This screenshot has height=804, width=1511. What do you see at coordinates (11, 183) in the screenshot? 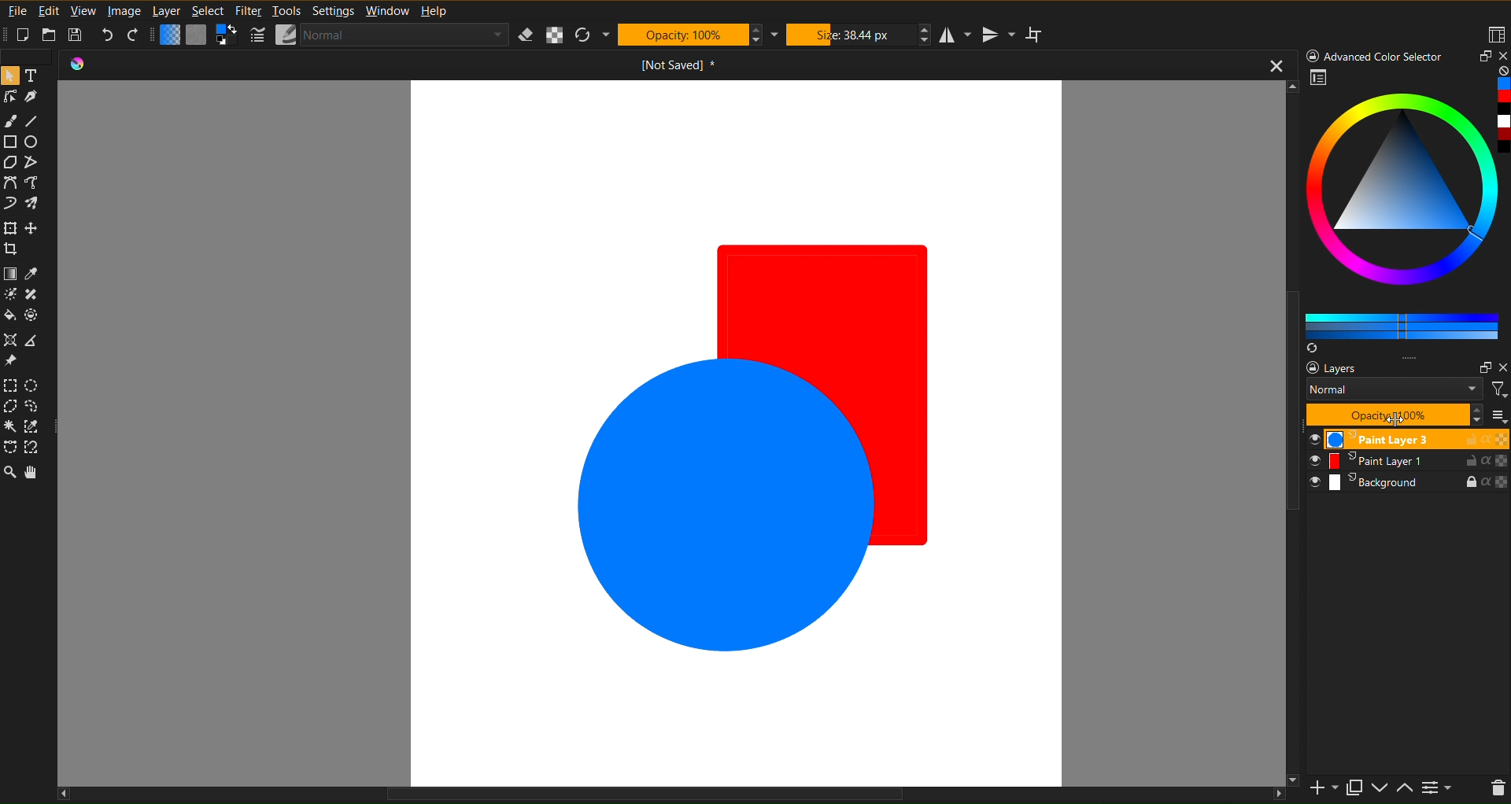
I see `Curve Tool` at bounding box center [11, 183].